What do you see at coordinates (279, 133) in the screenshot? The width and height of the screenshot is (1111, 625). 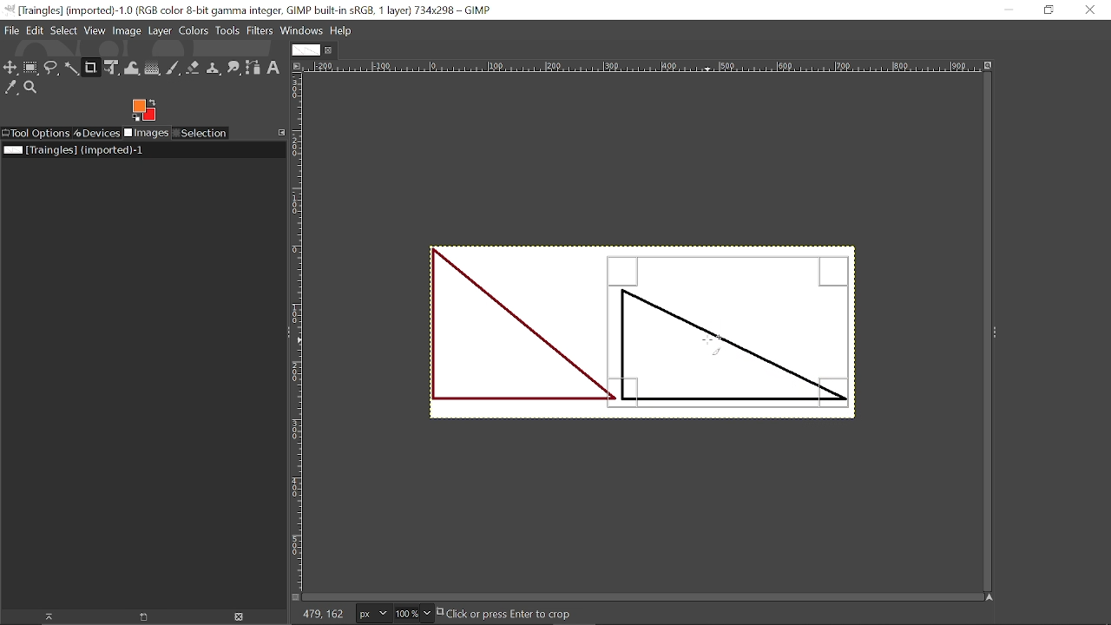 I see `Configure this tab` at bounding box center [279, 133].